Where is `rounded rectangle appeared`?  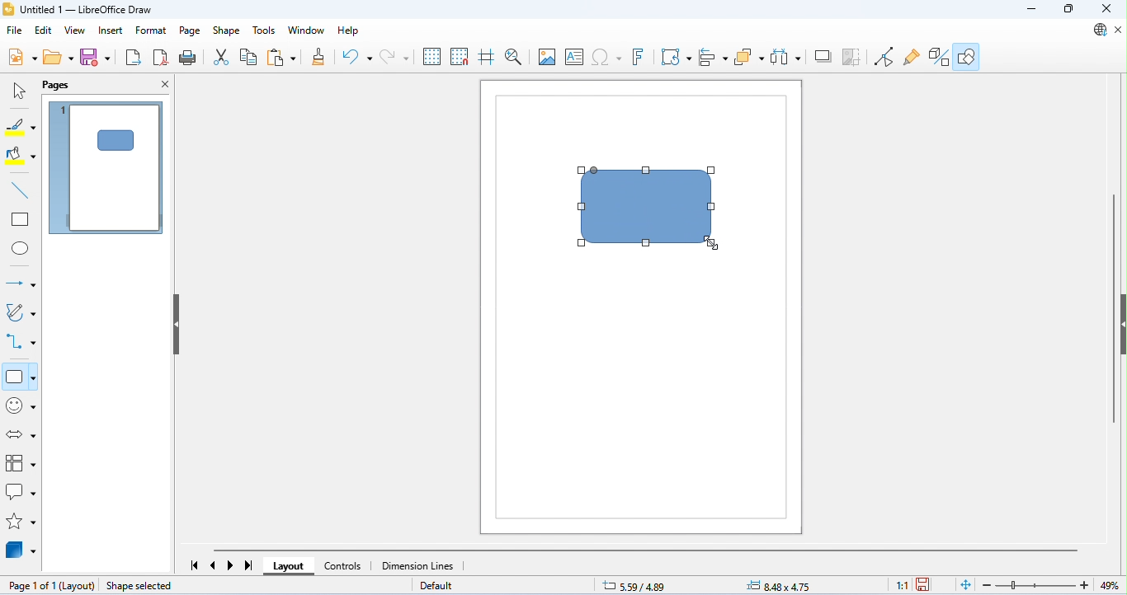
rounded rectangle appeared is located at coordinates (648, 208).